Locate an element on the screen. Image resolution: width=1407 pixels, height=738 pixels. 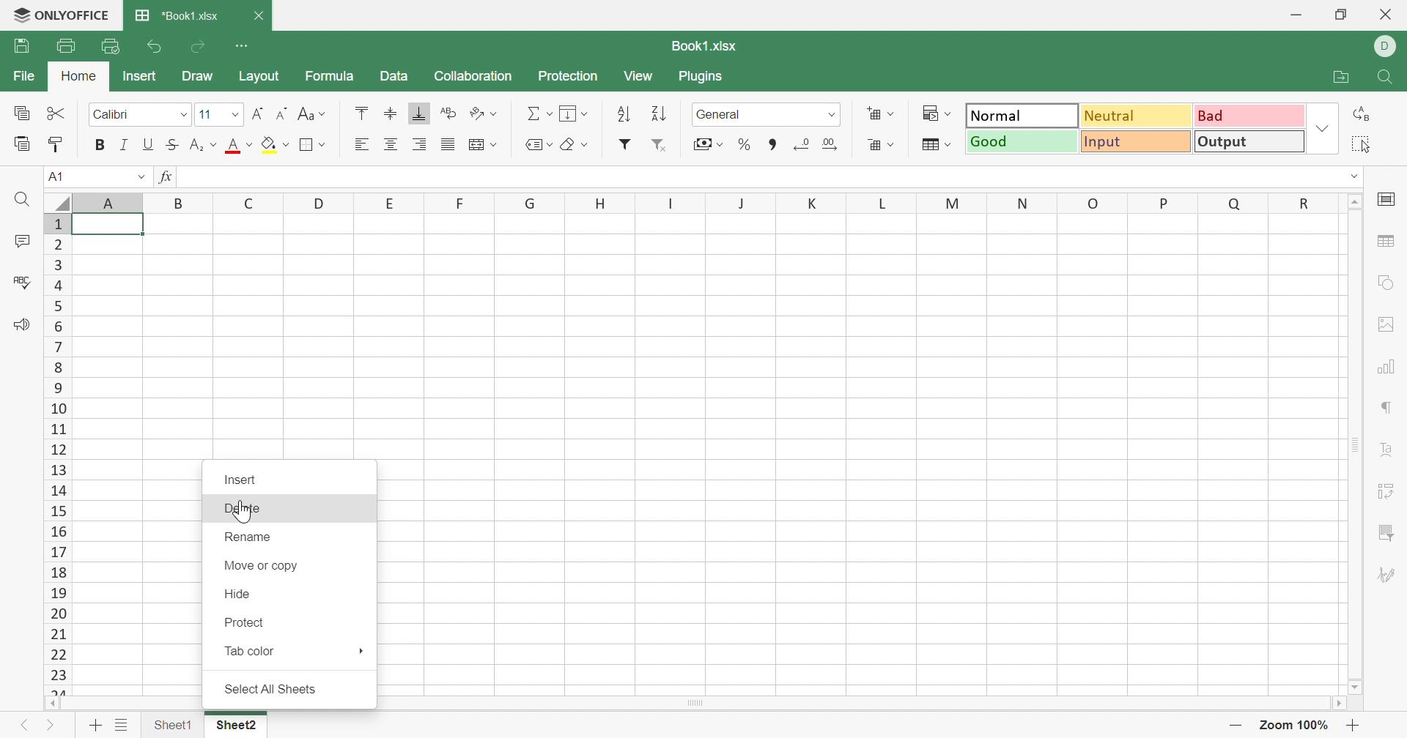
Fill color is located at coordinates (268, 144).